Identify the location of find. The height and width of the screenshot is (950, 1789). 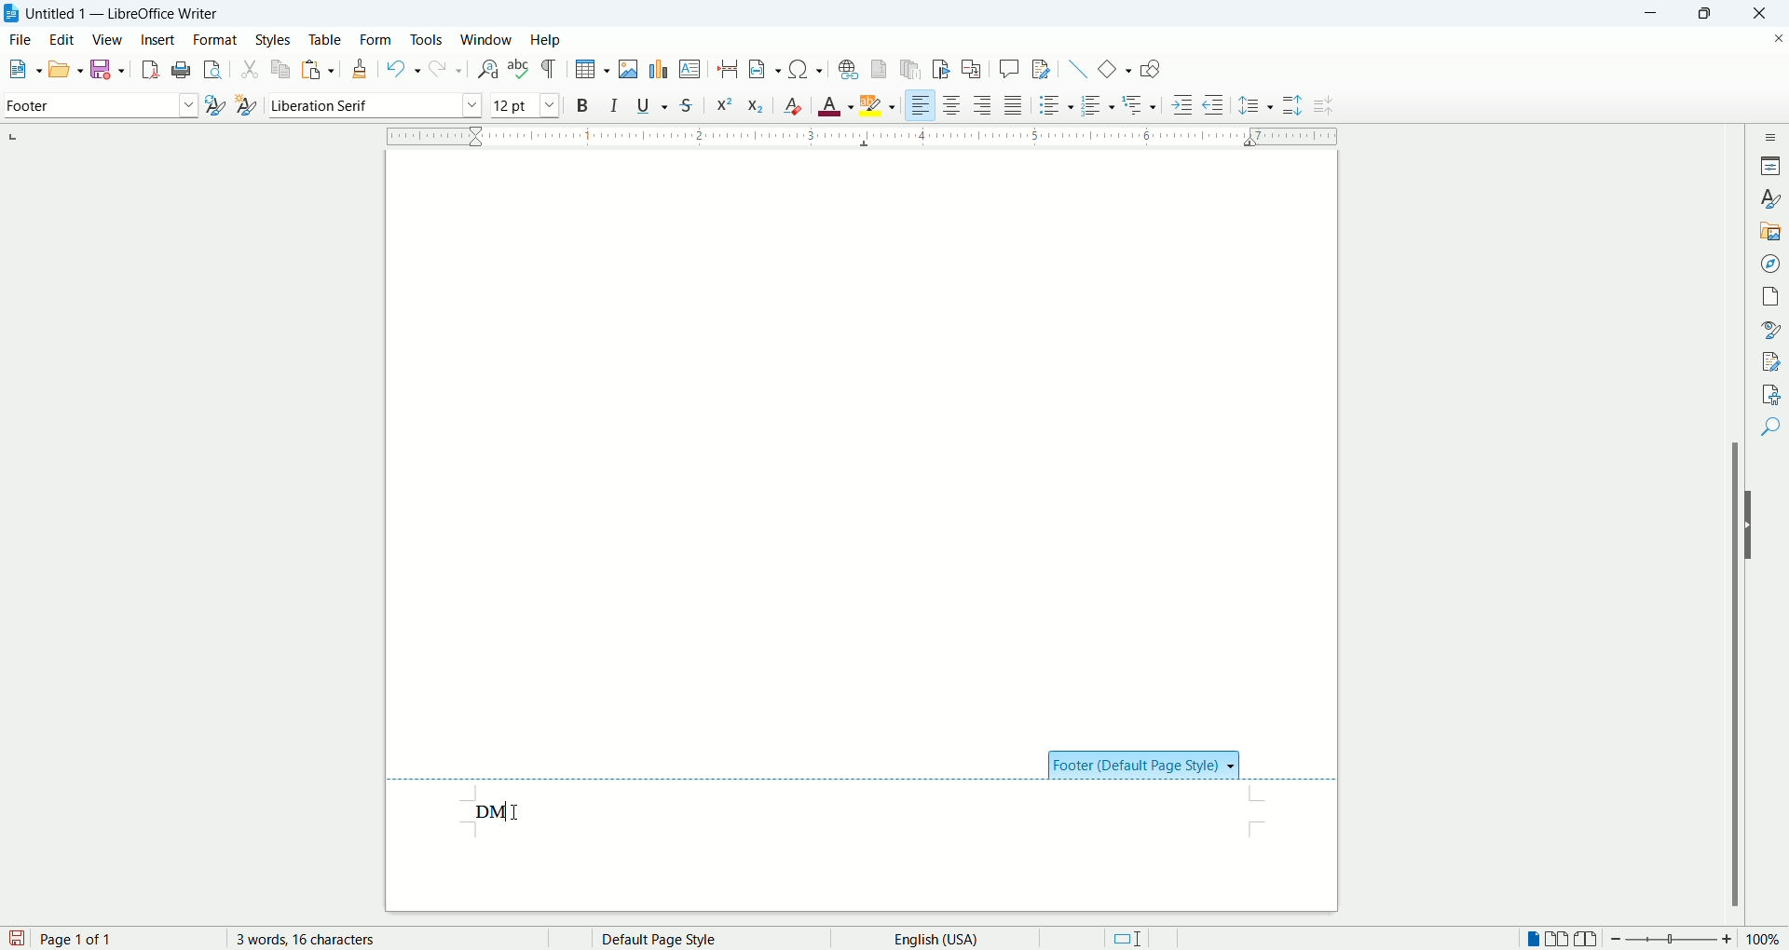
(1773, 426).